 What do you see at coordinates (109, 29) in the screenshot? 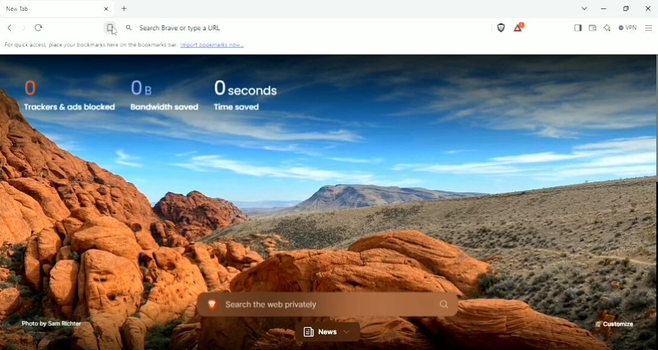
I see `Bookmark this tab` at bounding box center [109, 29].